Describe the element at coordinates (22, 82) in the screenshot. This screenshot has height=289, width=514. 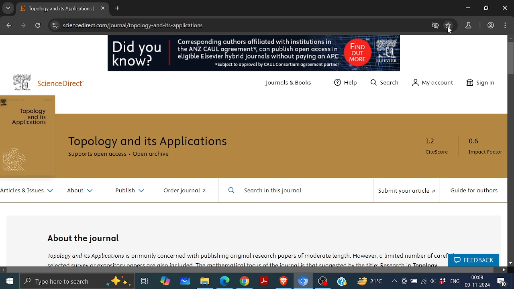
I see `logo` at that location.